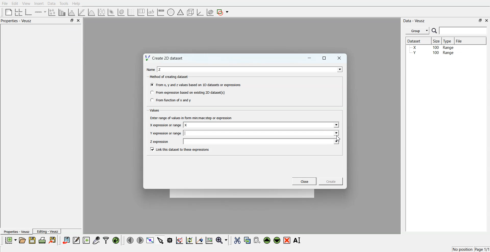  I want to click on Method of creating dataset, so click(169, 77).